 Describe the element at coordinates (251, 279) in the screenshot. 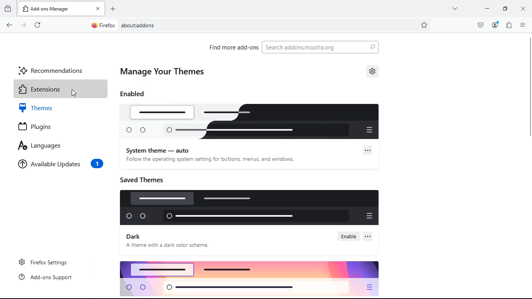

I see `theme` at that location.